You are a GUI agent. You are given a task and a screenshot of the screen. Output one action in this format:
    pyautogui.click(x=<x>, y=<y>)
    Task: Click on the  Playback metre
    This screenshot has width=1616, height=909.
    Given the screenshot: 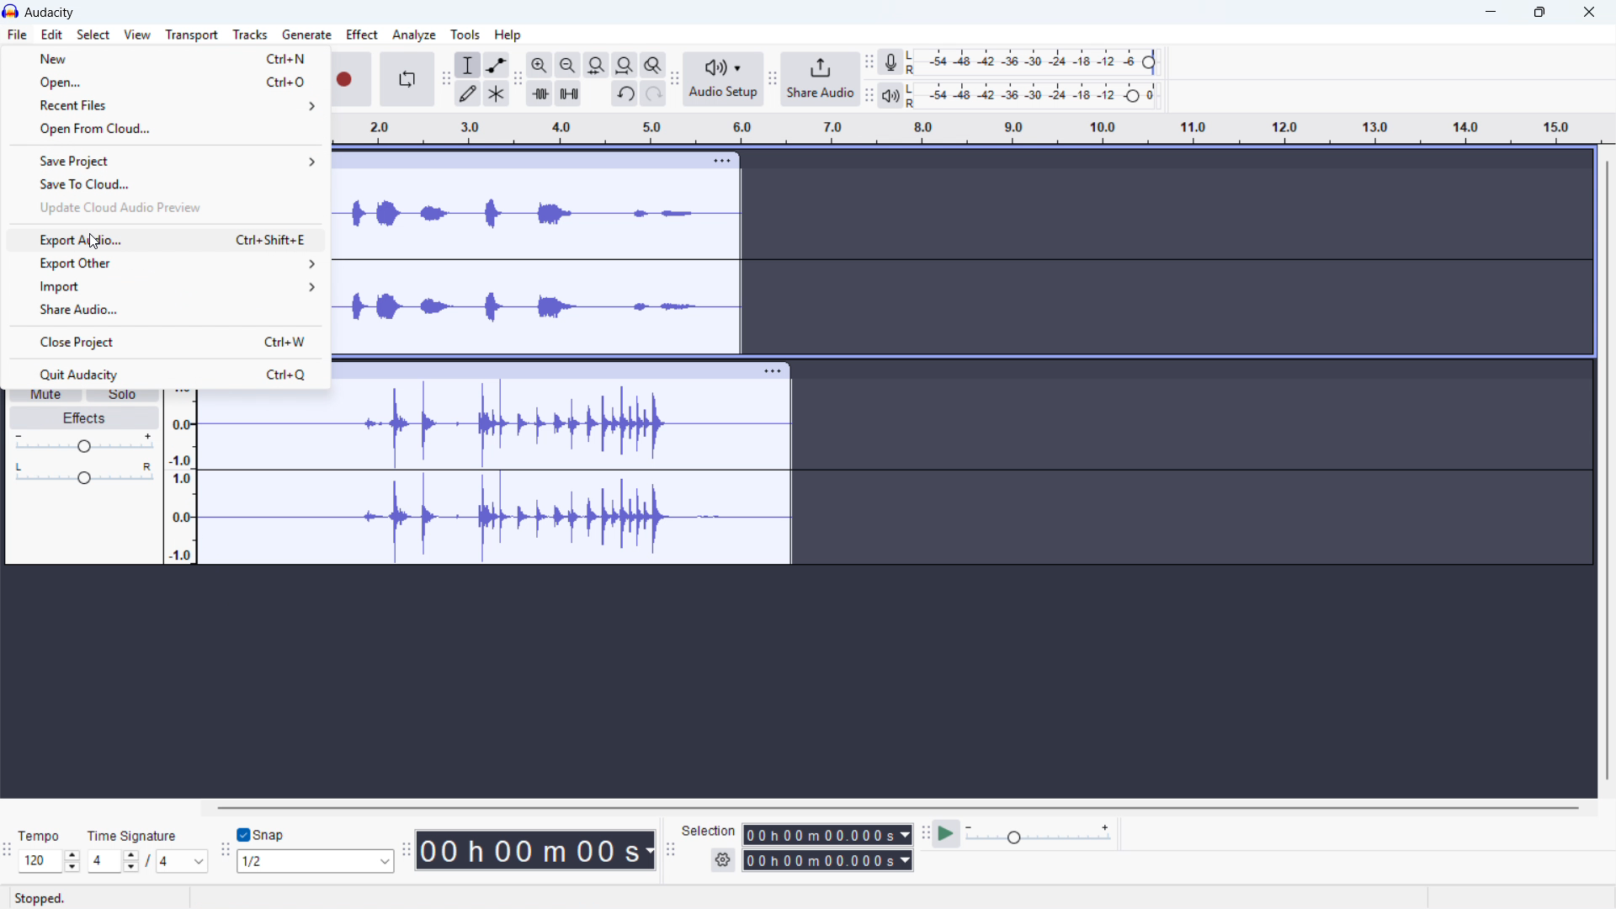 What is the action you would take?
    pyautogui.click(x=891, y=96)
    